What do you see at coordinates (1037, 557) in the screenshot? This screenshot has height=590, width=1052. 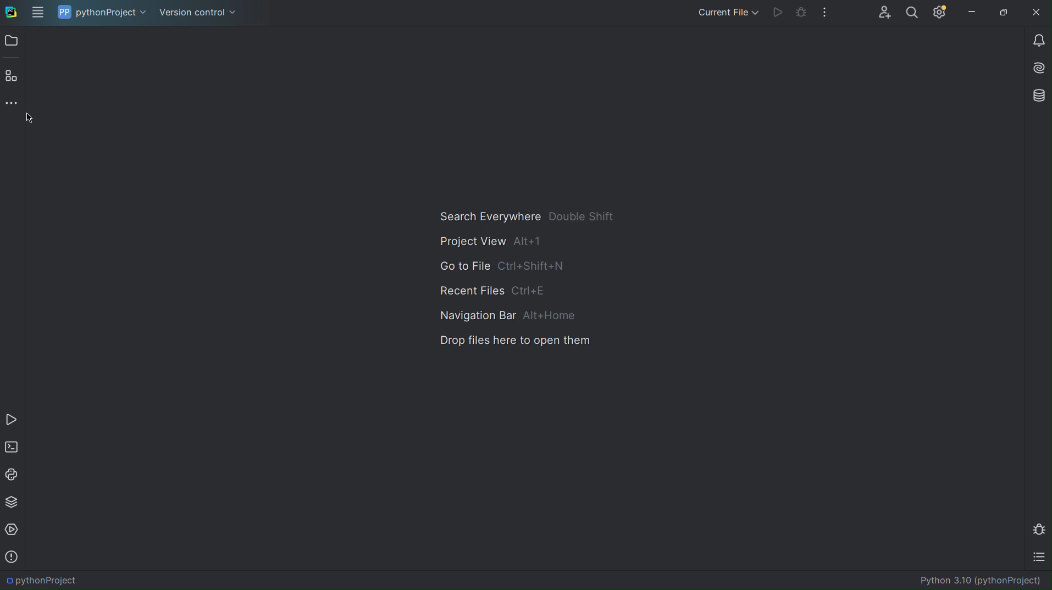 I see `TODO` at bounding box center [1037, 557].